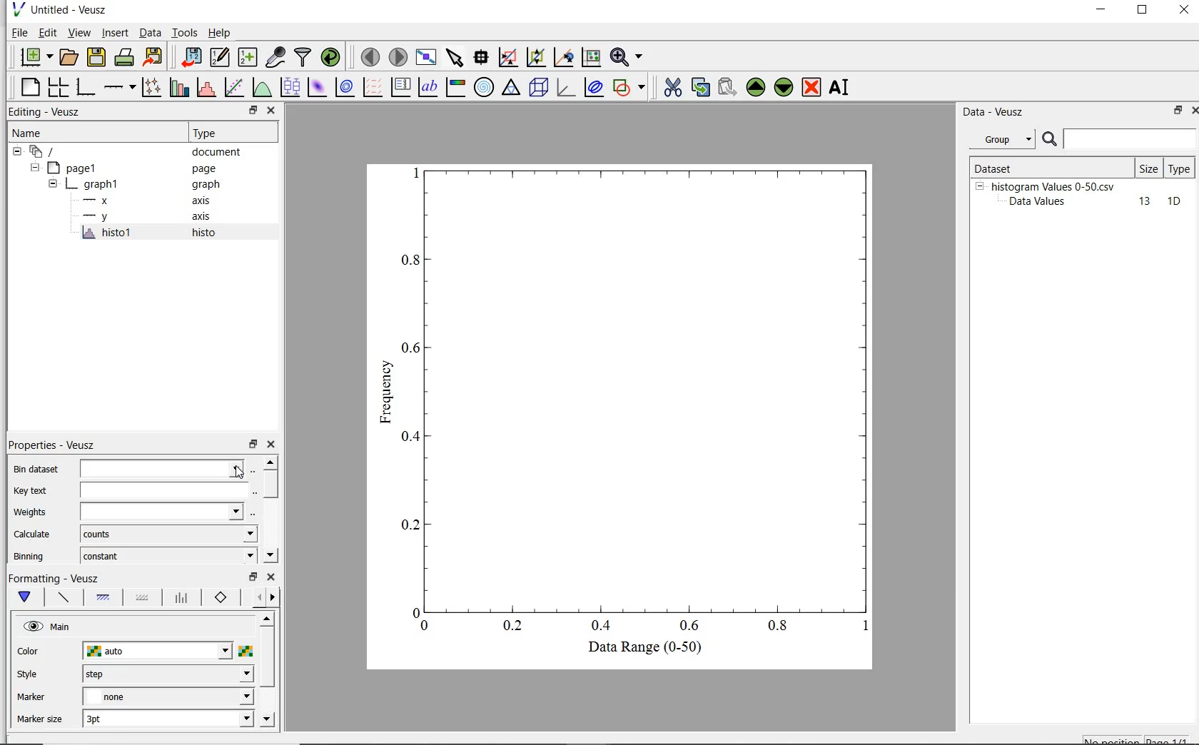  What do you see at coordinates (671, 89) in the screenshot?
I see `cut the the selected widget` at bounding box center [671, 89].